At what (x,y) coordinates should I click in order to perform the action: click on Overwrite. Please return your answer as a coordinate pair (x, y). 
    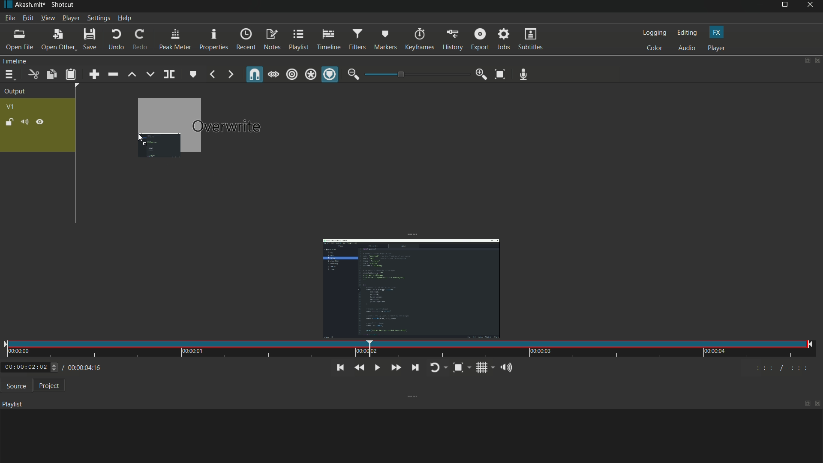
    Looking at the image, I should click on (228, 126).